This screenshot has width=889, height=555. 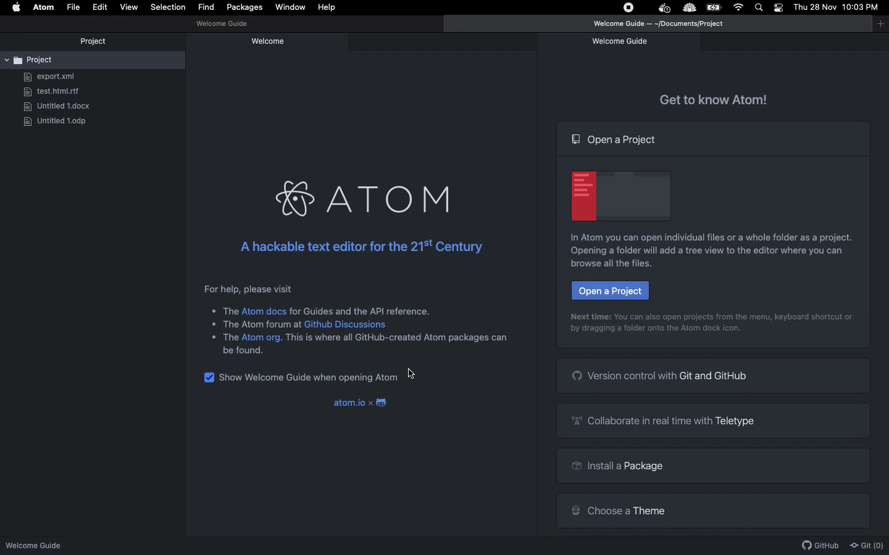 I want to click on Packages, so click(x=244, y=9).